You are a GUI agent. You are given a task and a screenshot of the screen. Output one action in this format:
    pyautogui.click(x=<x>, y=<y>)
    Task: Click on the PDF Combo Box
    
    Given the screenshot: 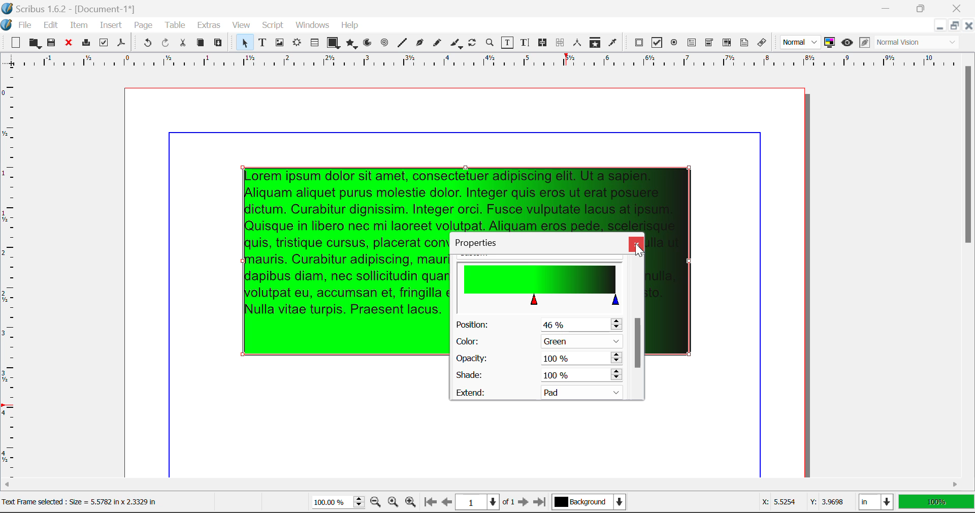 What is the action you would take?
    pyautogui.click(x=709, y=44)
    